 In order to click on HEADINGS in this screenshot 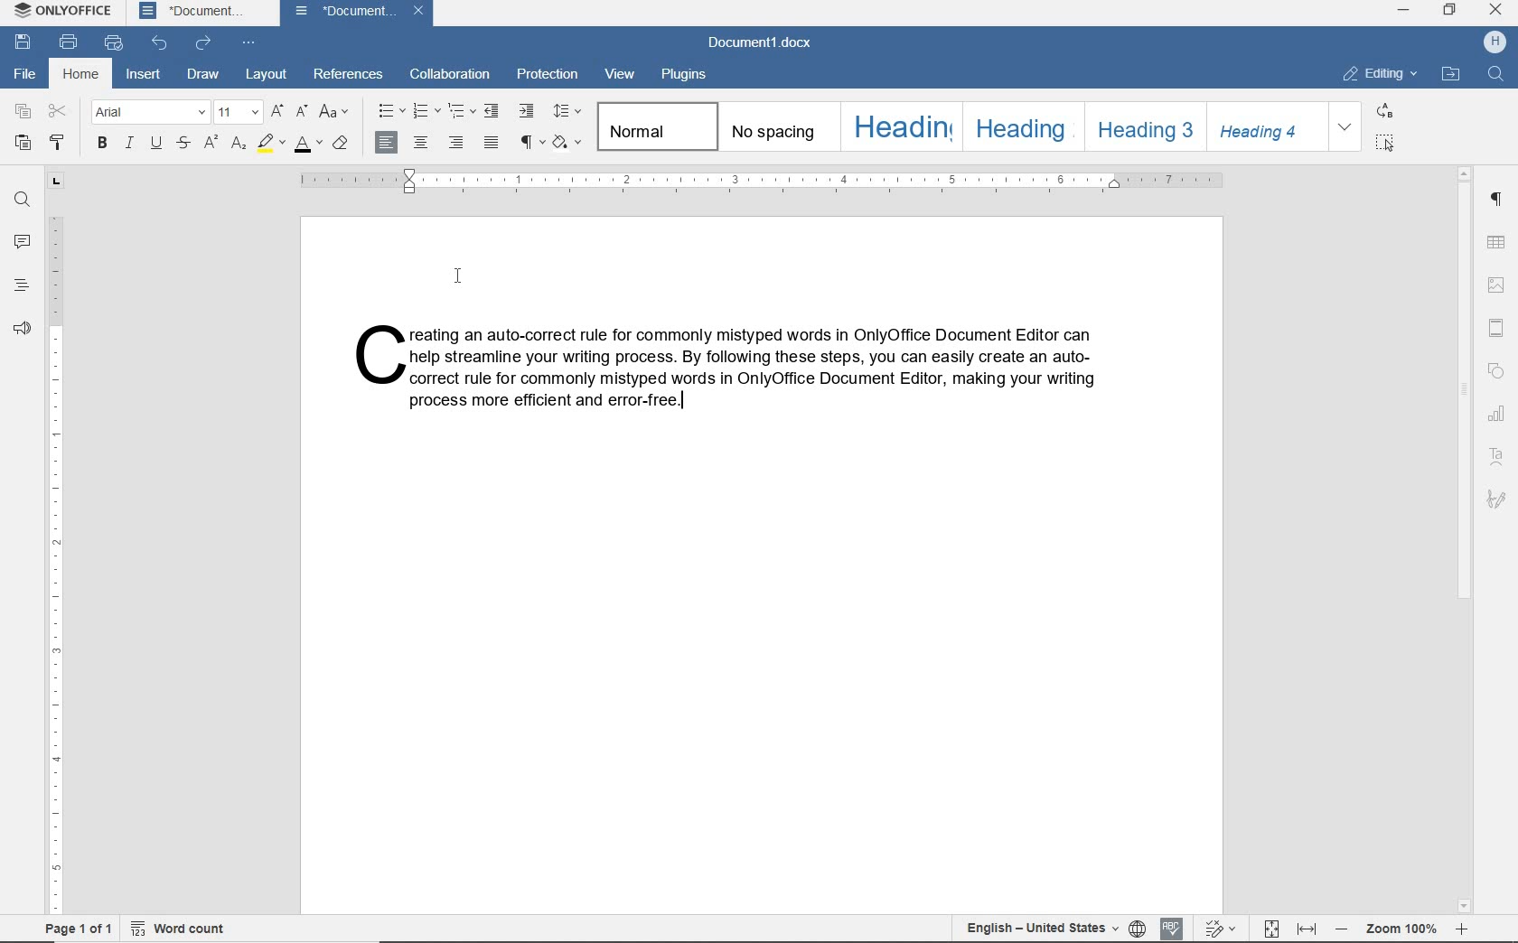, I will do `click(22, 285)`.